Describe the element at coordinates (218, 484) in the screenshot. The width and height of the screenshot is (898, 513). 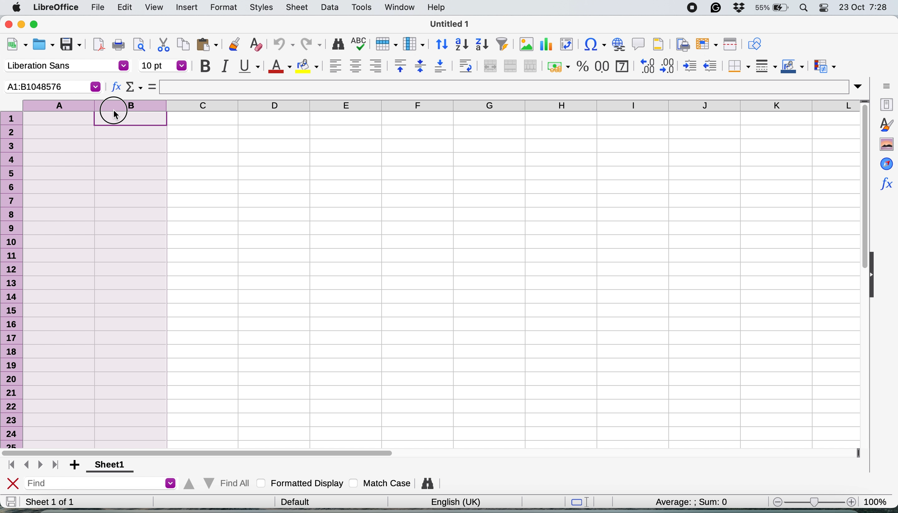
I see `find all` at that location.